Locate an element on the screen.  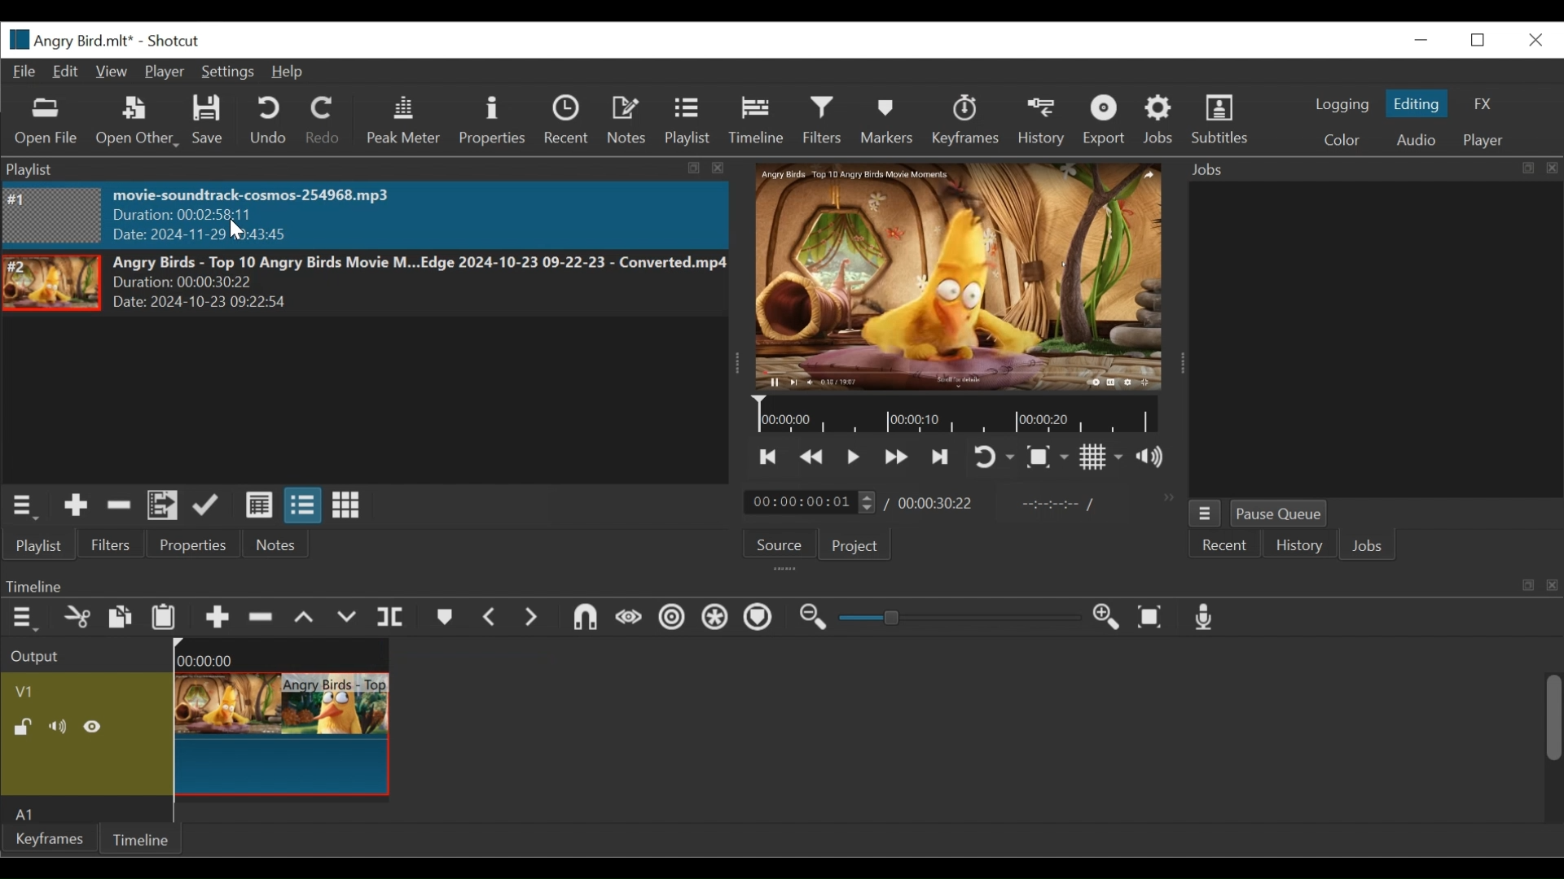
Mute is located at coordinates (60, 726).